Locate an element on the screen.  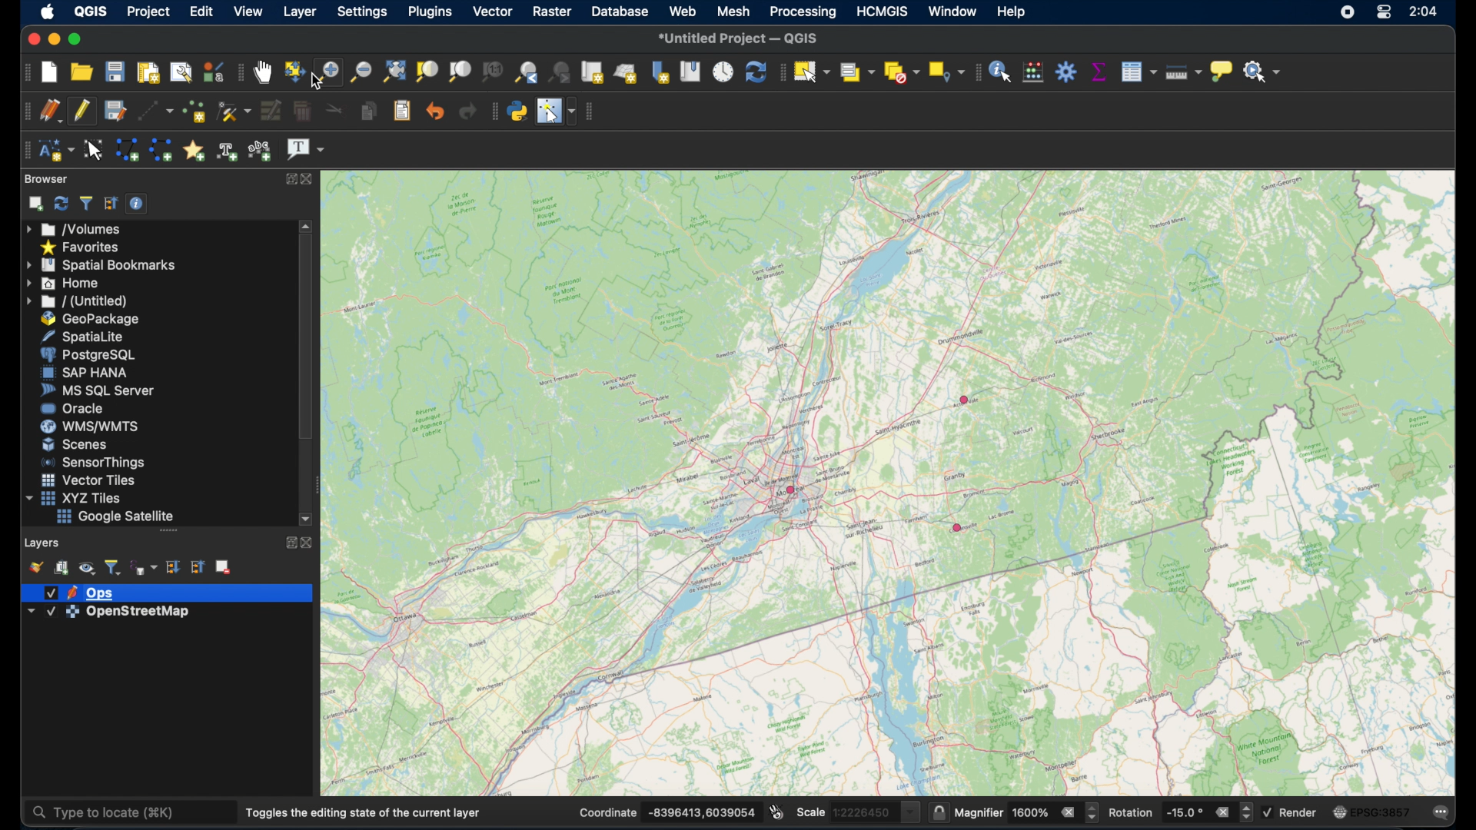
toolbox is located at coordinates (1068, 72).